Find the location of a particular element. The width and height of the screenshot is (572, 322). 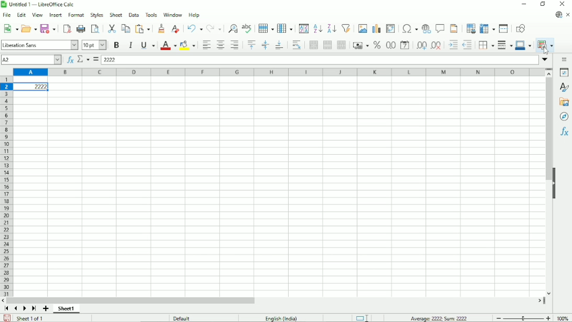

Wrap text is located at coordinates (297, 45).